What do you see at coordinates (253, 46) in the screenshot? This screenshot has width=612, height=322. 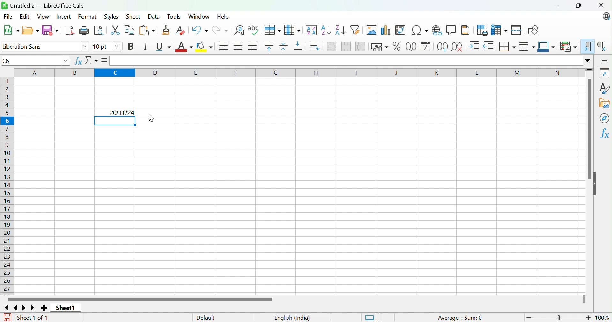 I see `Align right` at bounding box center [253, 46].